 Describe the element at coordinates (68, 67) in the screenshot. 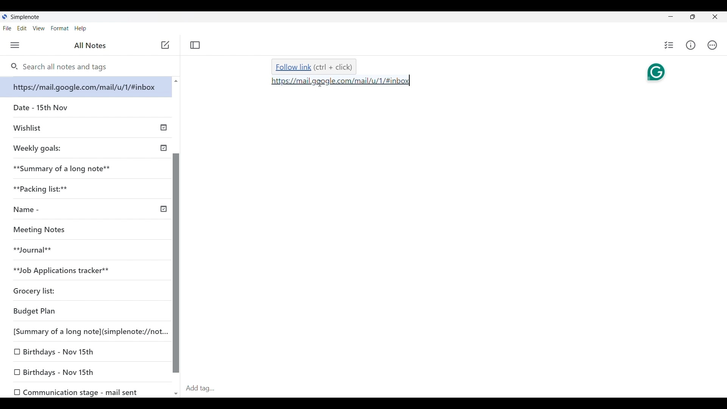

I see `Search notes` at that location.